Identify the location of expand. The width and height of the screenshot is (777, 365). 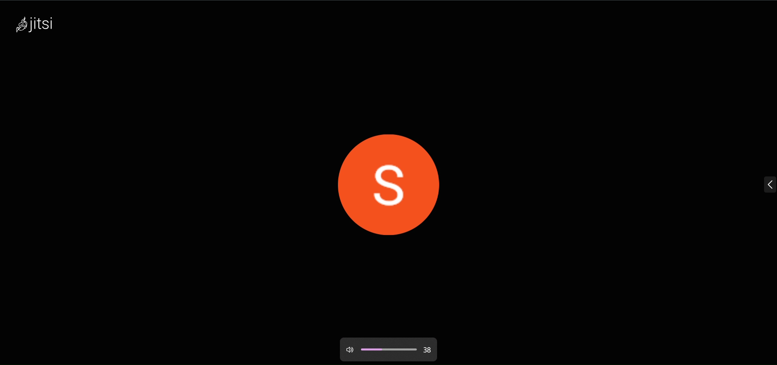
(762, 184).